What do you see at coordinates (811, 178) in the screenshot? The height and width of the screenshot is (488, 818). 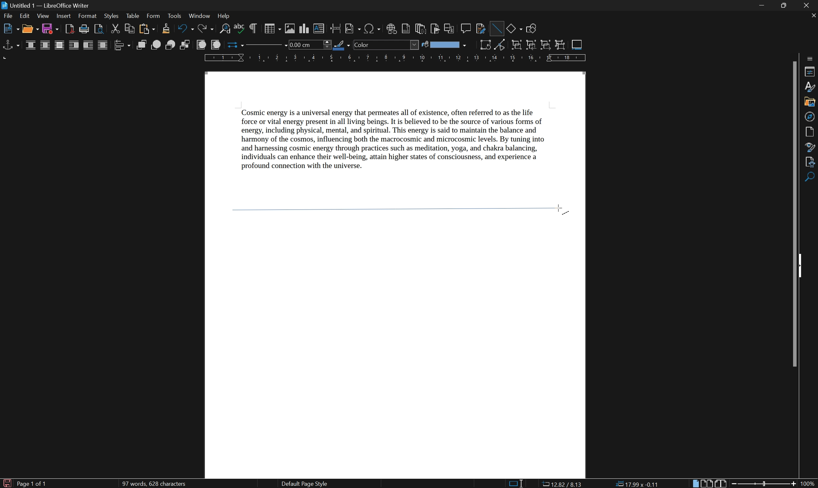 I see `accessibility check` at bounding box center [811, 178].